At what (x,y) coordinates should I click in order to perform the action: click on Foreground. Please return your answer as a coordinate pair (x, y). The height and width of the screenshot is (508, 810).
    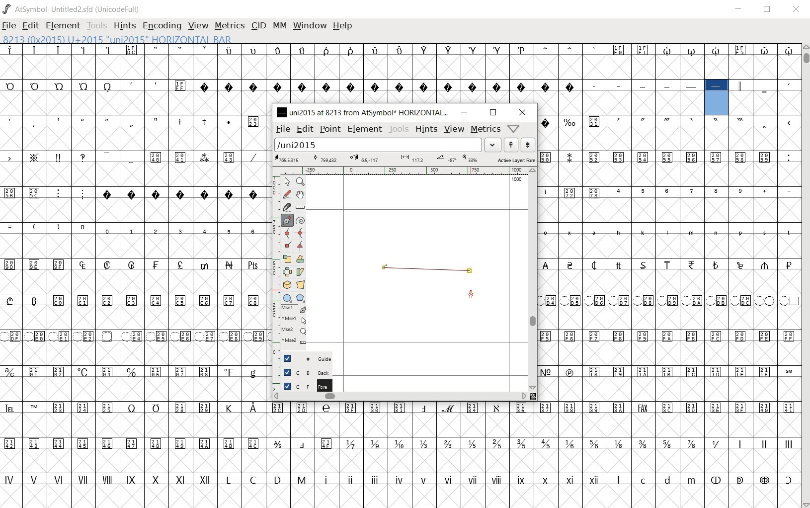
    Looking at the image, I should click on (302, 385).